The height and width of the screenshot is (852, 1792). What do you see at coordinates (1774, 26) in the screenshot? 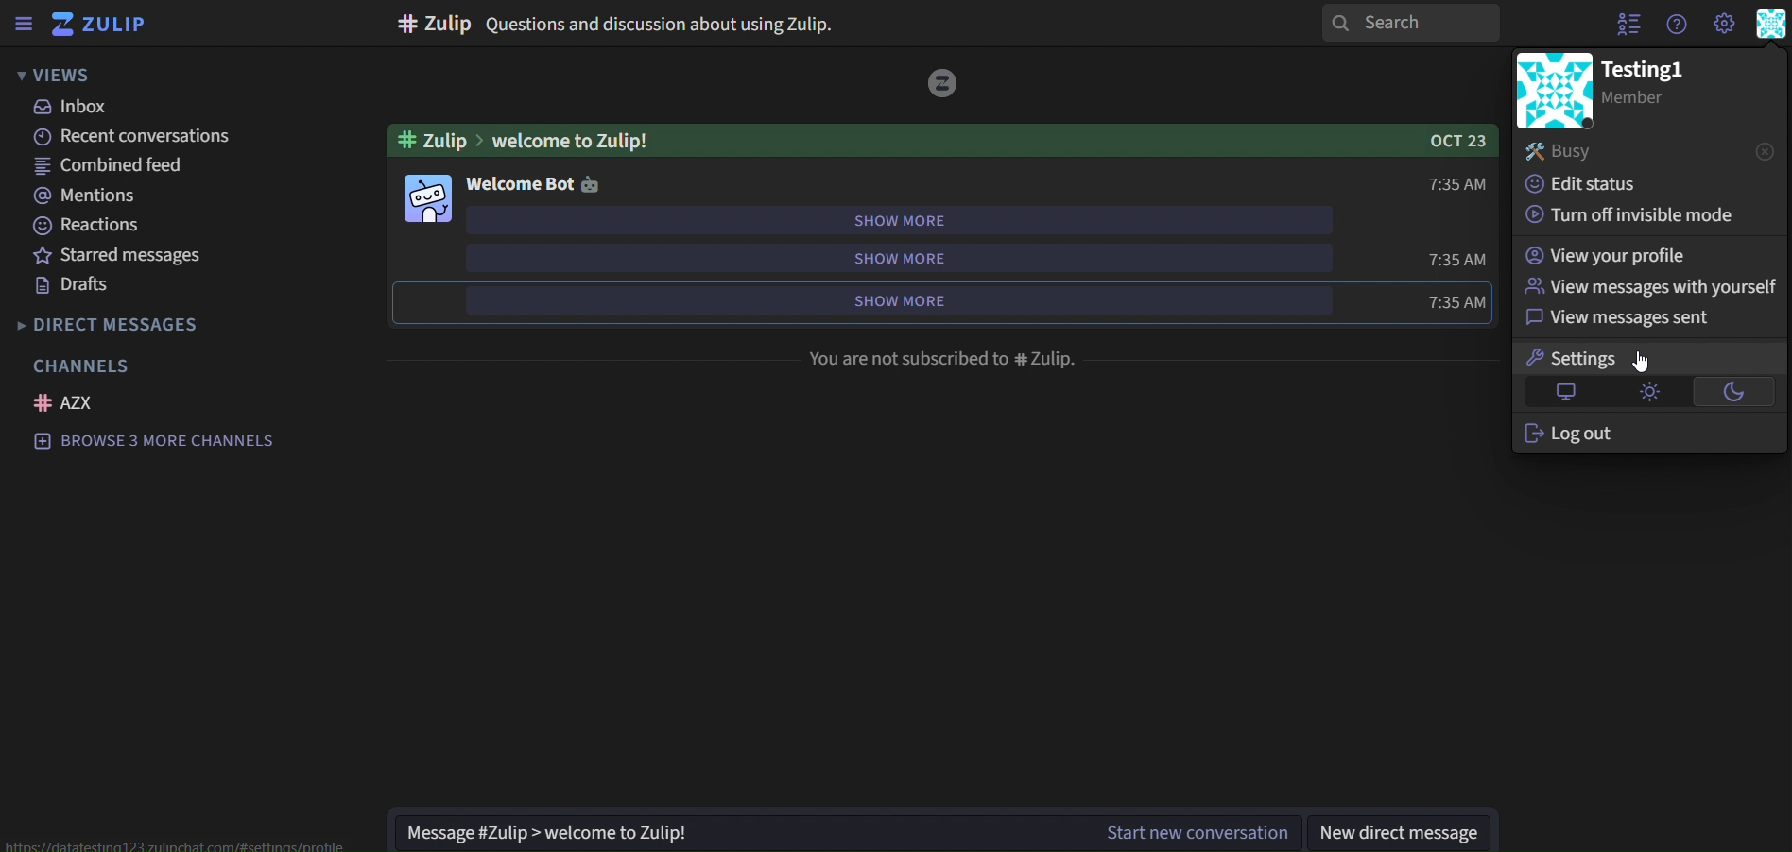
I see `User Information` at bounding box center [1774, 26].